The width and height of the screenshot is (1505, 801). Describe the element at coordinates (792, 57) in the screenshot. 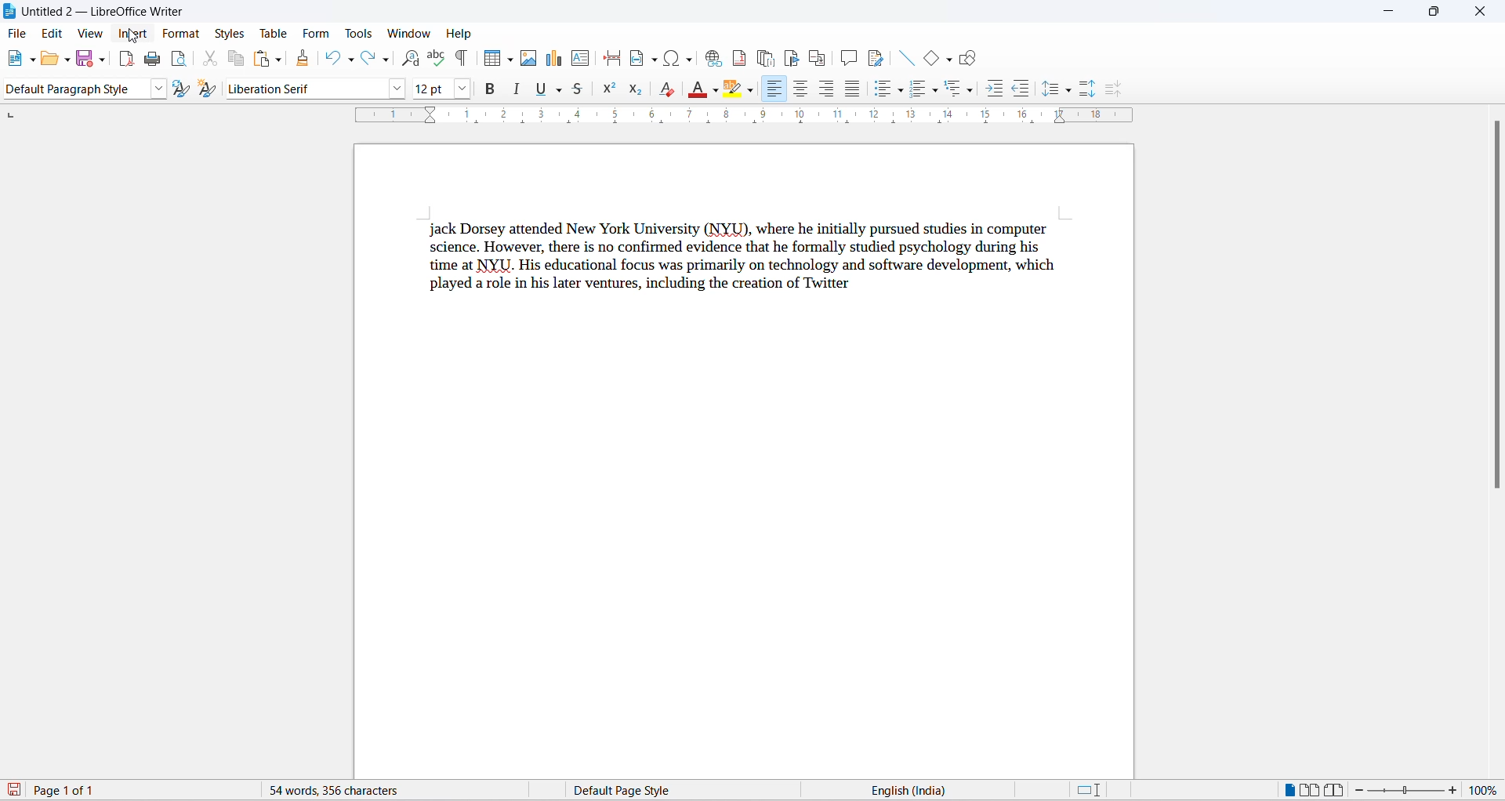

I see `insert bookmark` at that location.